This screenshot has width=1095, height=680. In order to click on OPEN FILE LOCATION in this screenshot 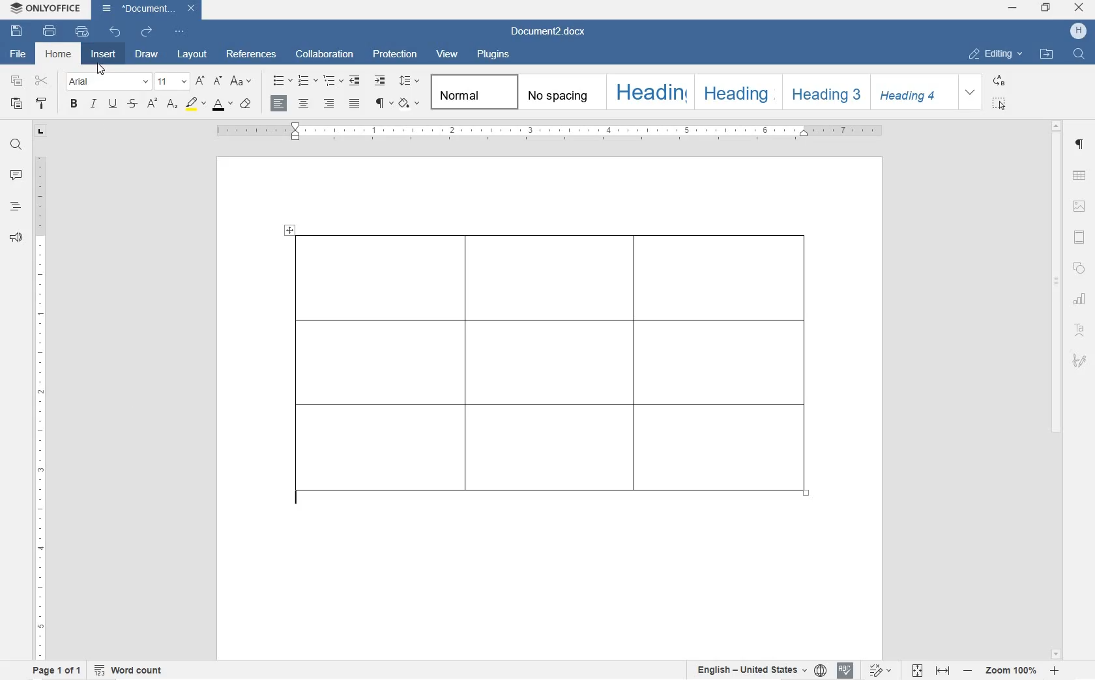, I will do `click(1048, 55)`.